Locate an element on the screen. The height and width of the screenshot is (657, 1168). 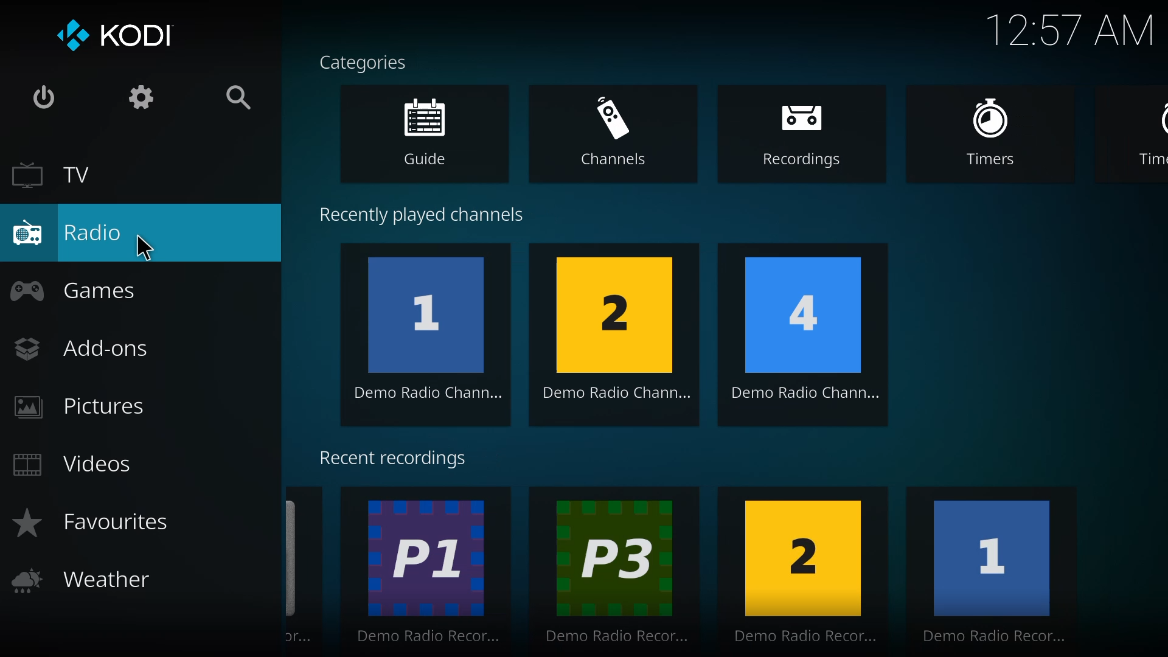
power is located at coordinates (41, 95).